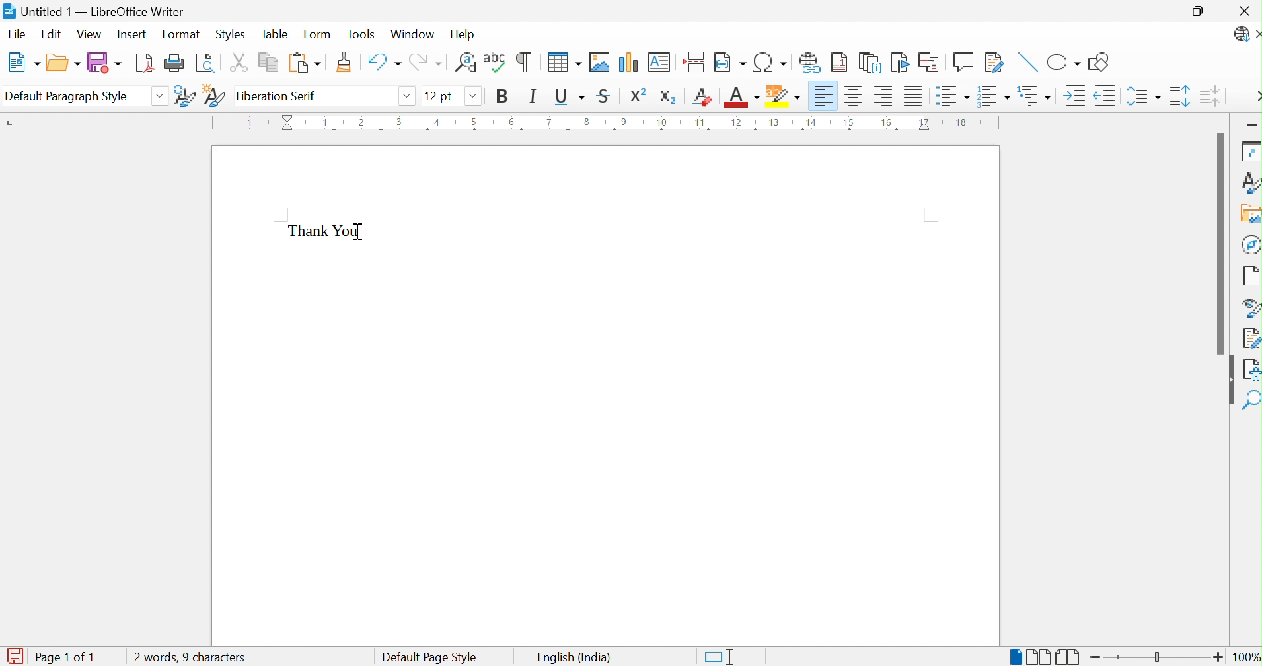 This screenshot has height=666, width=1262. Describe the element at coordinates (729, 62) in the screenshot. I see `Insert Field` at that location.